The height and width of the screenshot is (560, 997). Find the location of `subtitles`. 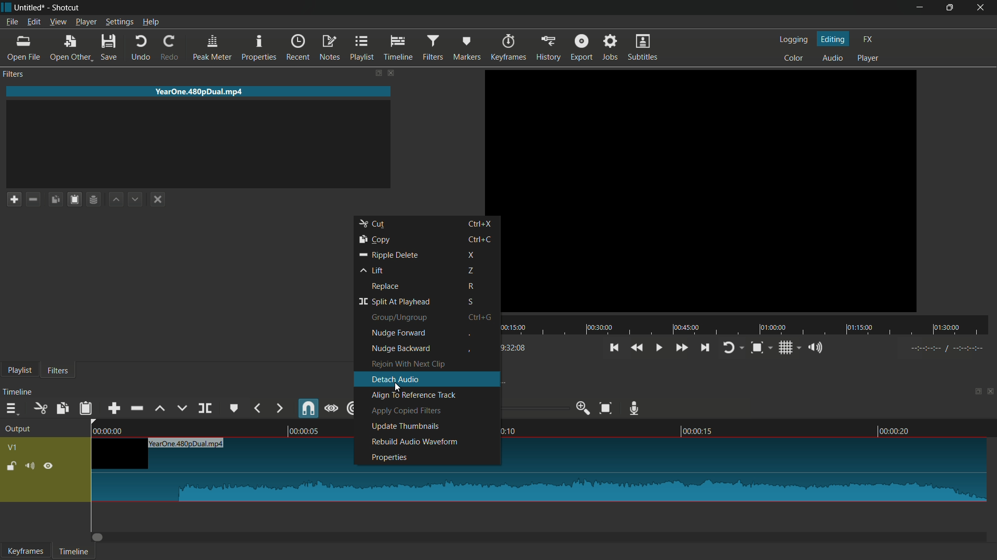

subtitles is located at coordinates (643, 47).